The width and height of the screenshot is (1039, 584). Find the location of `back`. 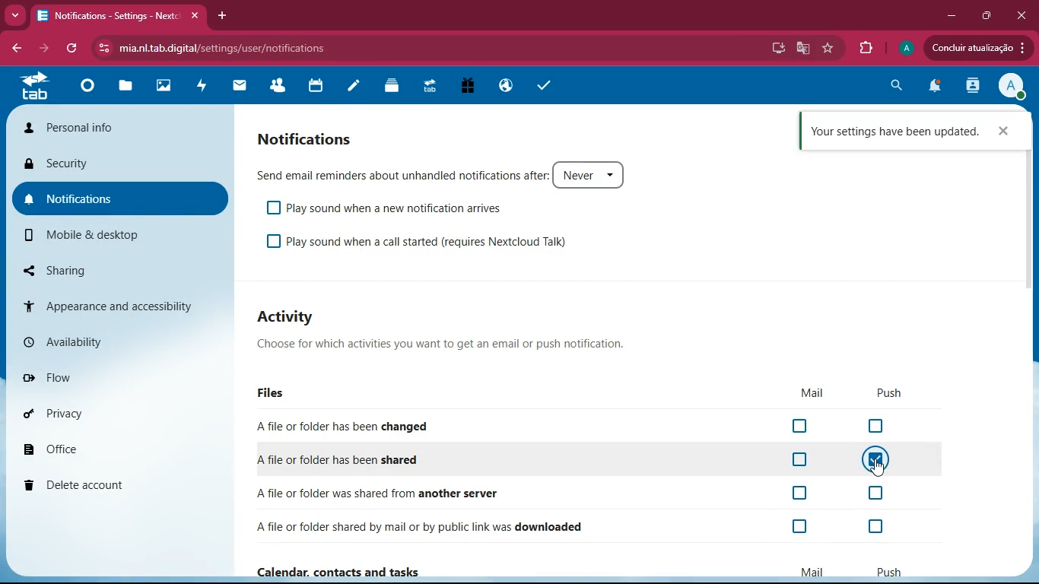

back is located at coordinates (19, 48).